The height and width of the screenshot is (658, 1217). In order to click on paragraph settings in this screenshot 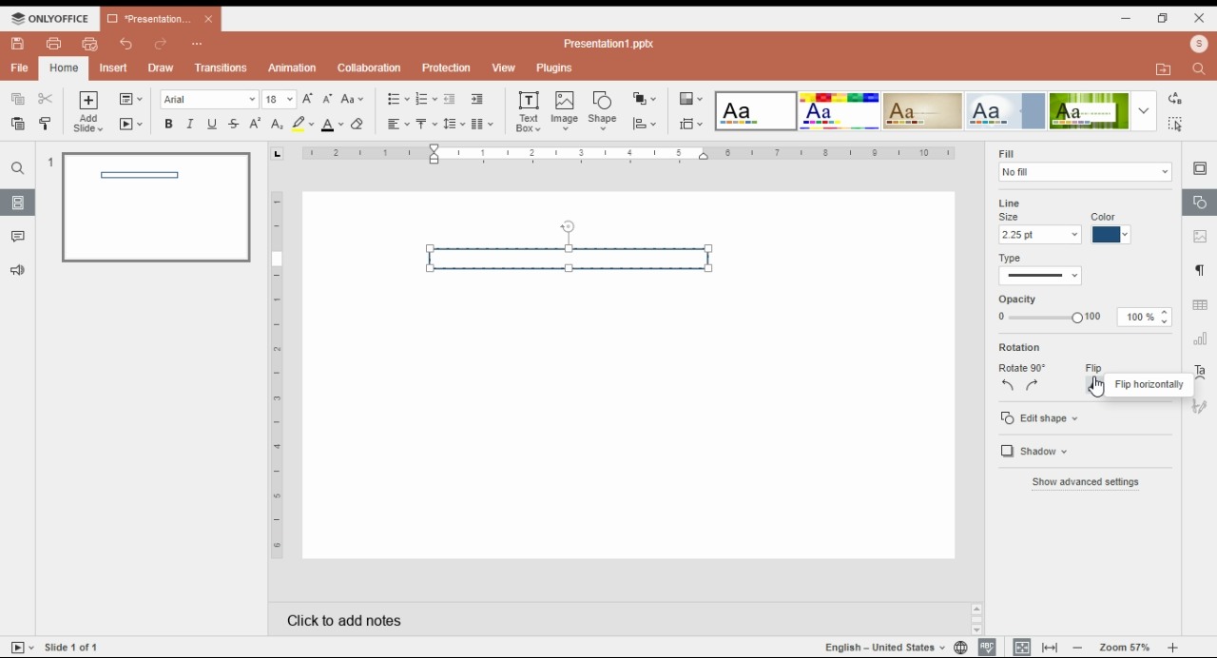, I will do `click(1199, 271)`.